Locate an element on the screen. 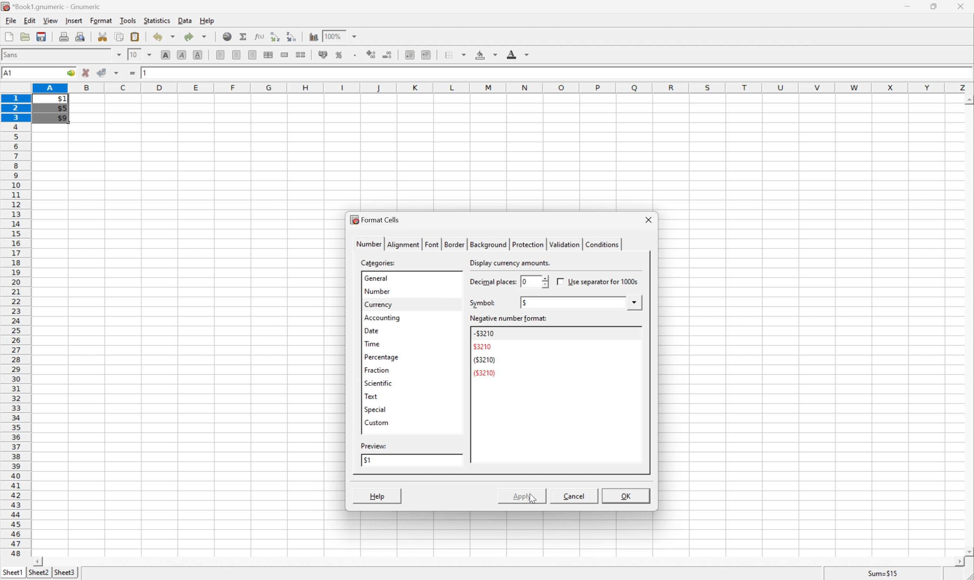  foreground is located at coordinates (517, 53).